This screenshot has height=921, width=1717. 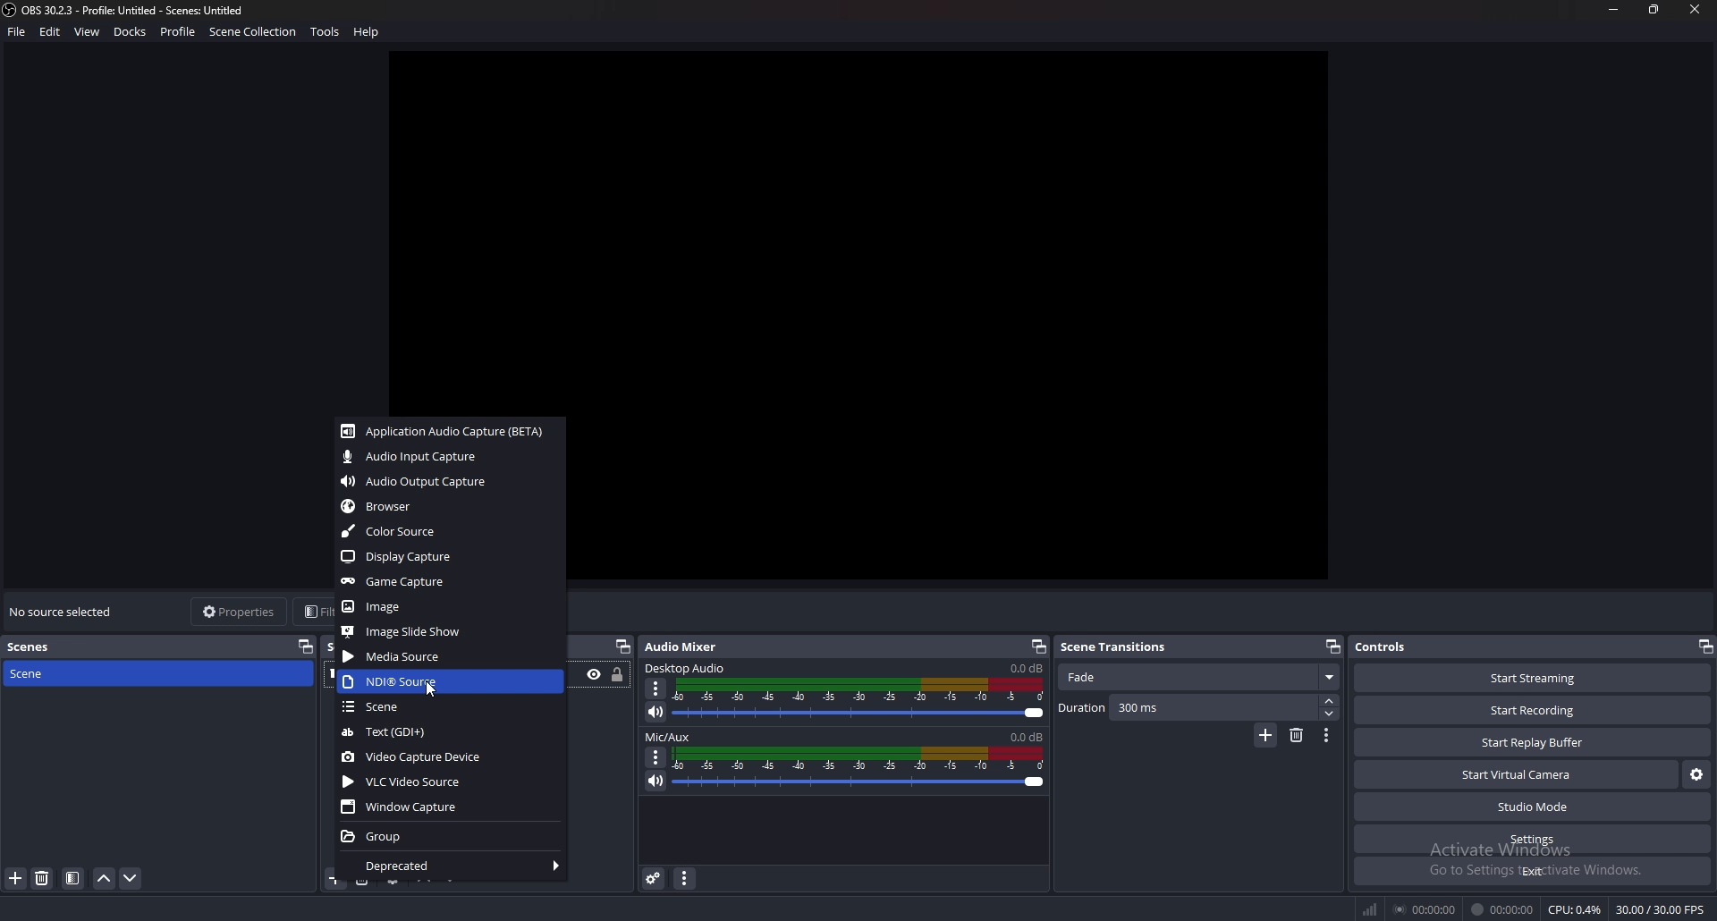 I want to click on media source, so click(x=450, y=655).